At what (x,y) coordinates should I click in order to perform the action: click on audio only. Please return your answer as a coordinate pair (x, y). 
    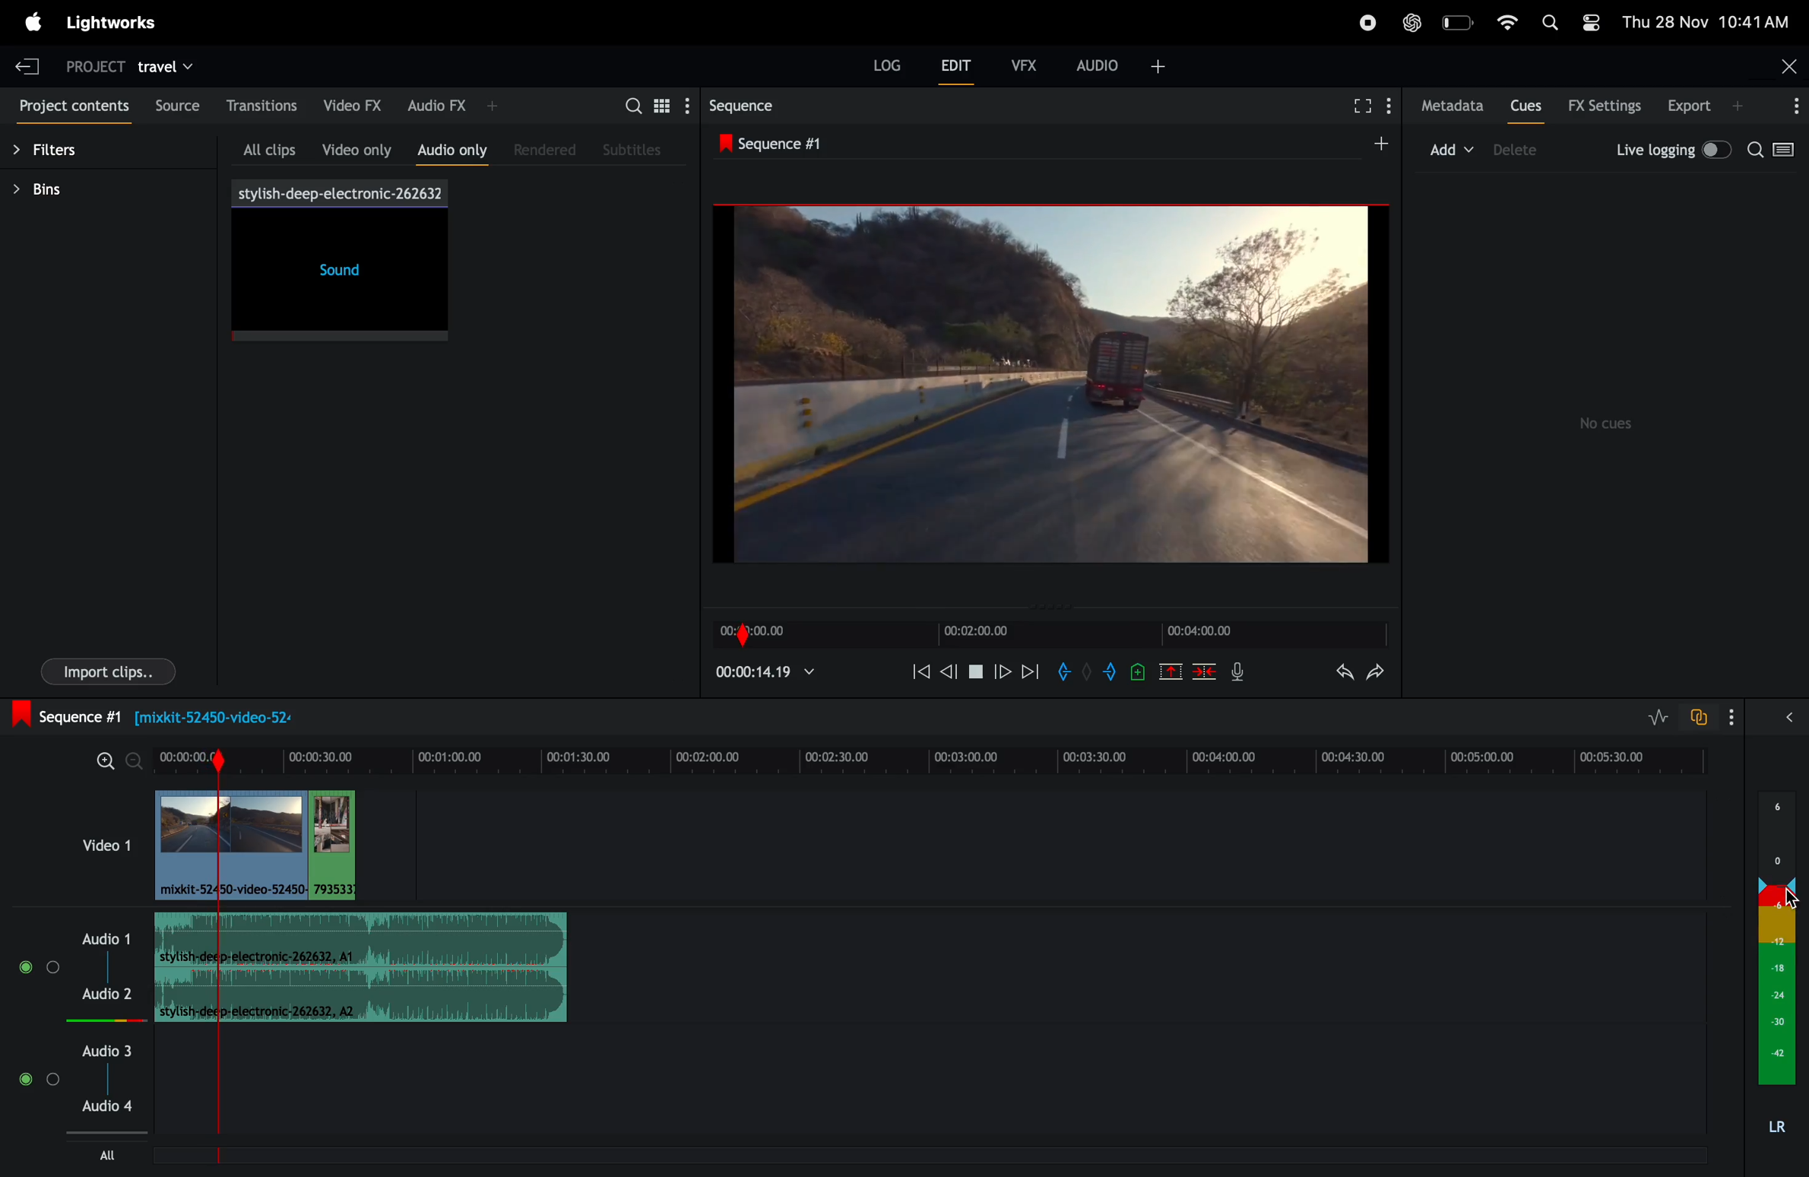
    Looking at the image, I should click on (448, 151).